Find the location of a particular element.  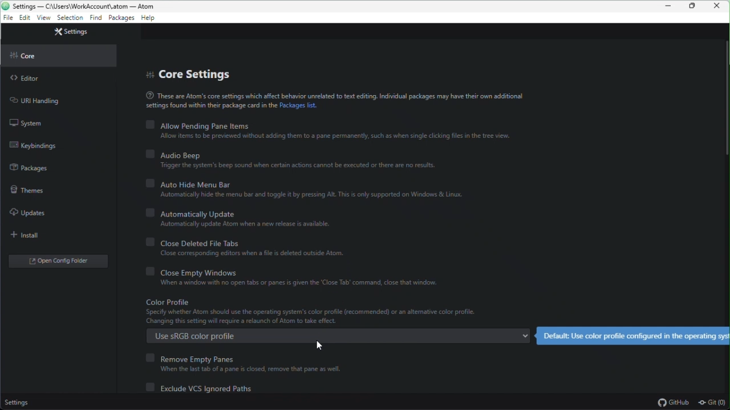

Allow pending Pane items is located at coordinates (331, 130).